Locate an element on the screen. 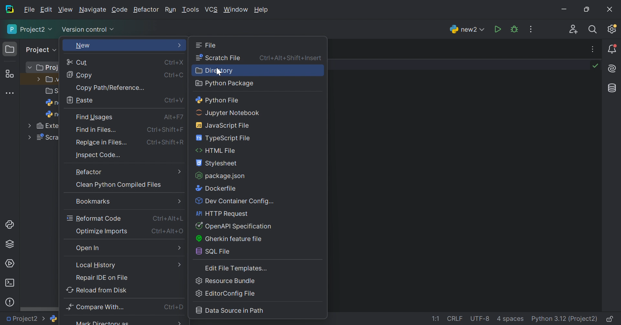 The width and height of the screenshot is (621, 325). cursor is located at coordinates (218, 73).